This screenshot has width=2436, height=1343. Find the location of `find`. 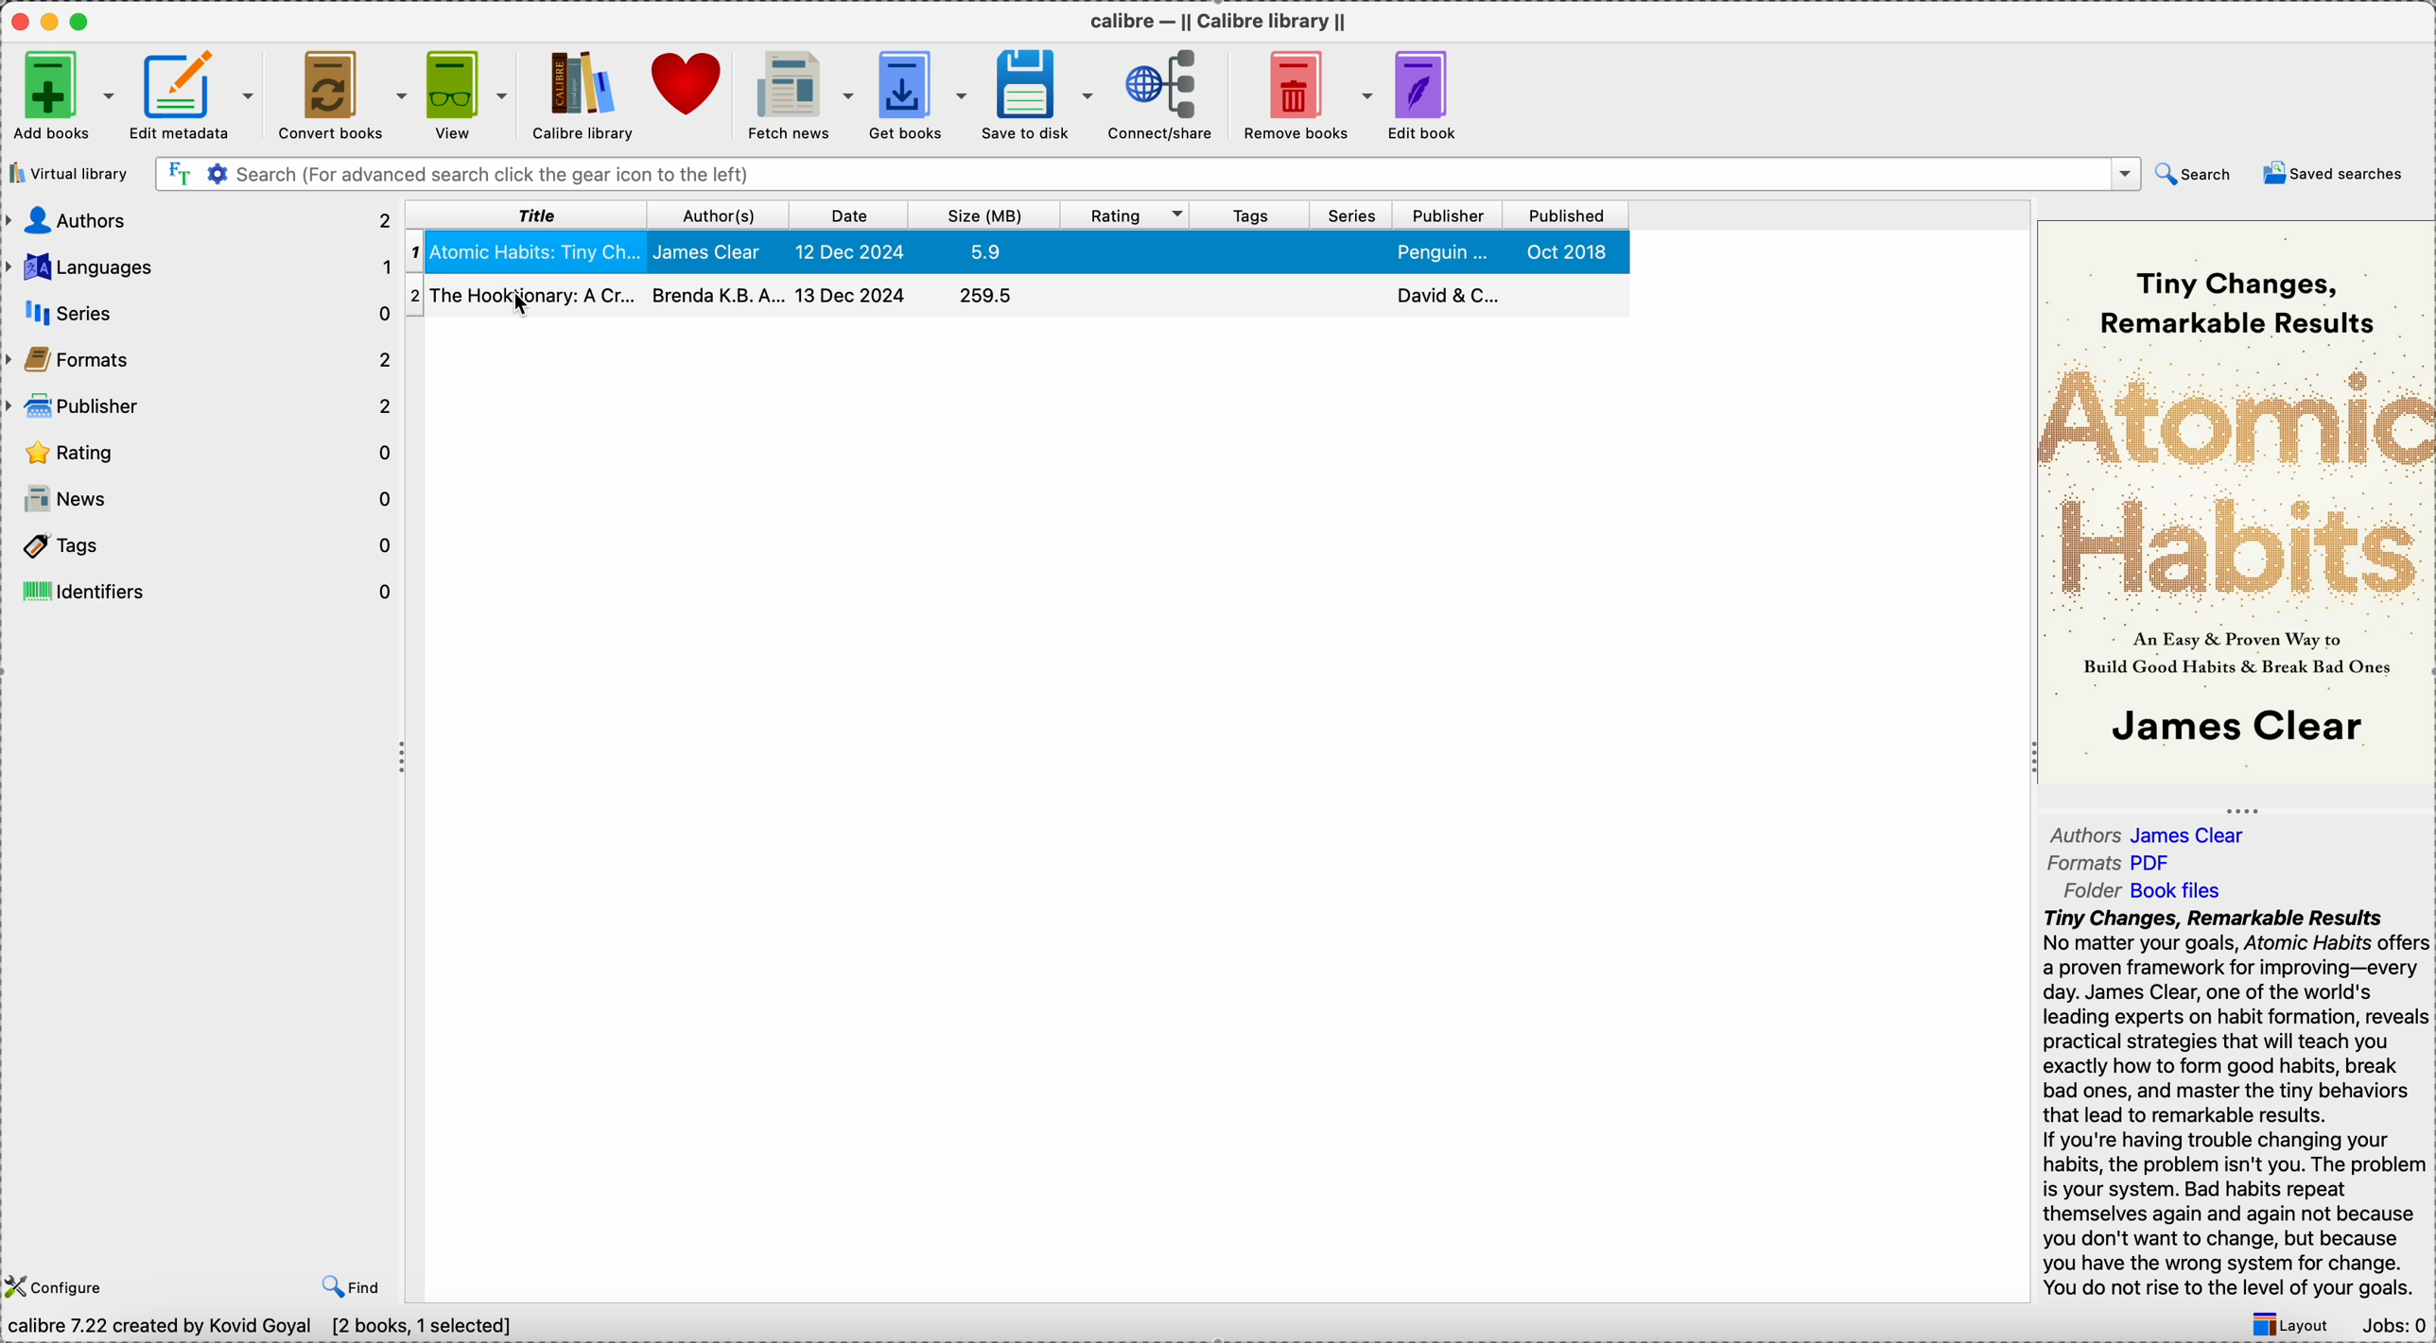

find is located at coordinates (352, 1283).